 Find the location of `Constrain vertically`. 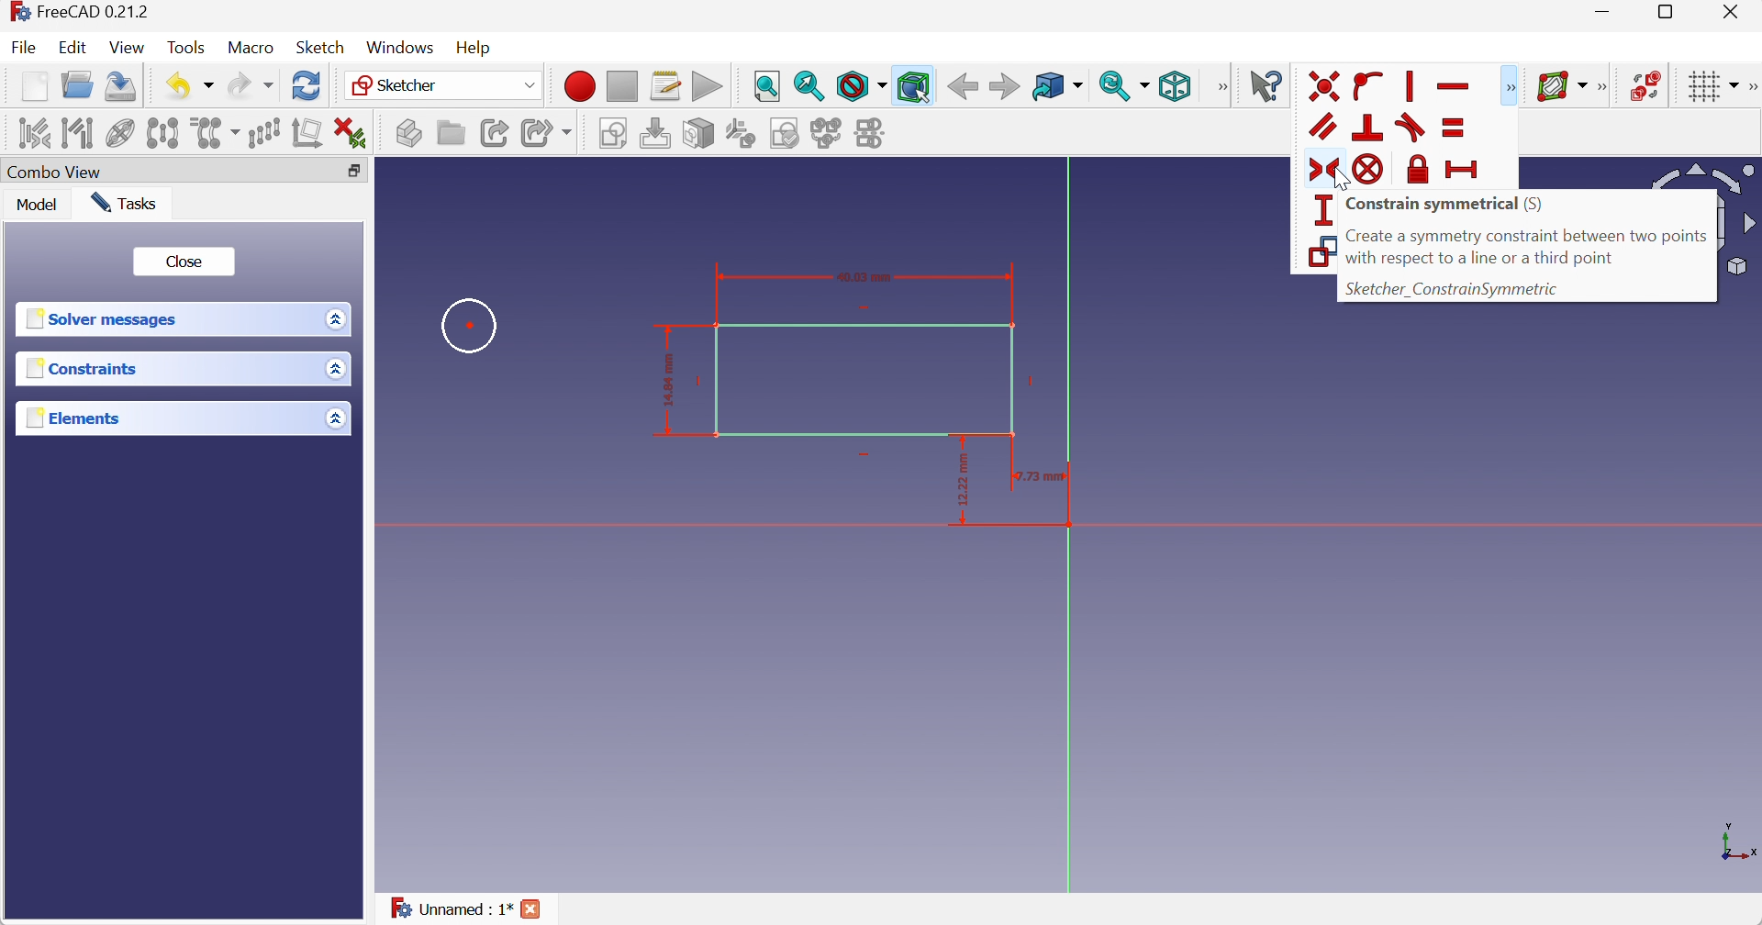

Constrain vertically is located at coordinates (1412, 86).